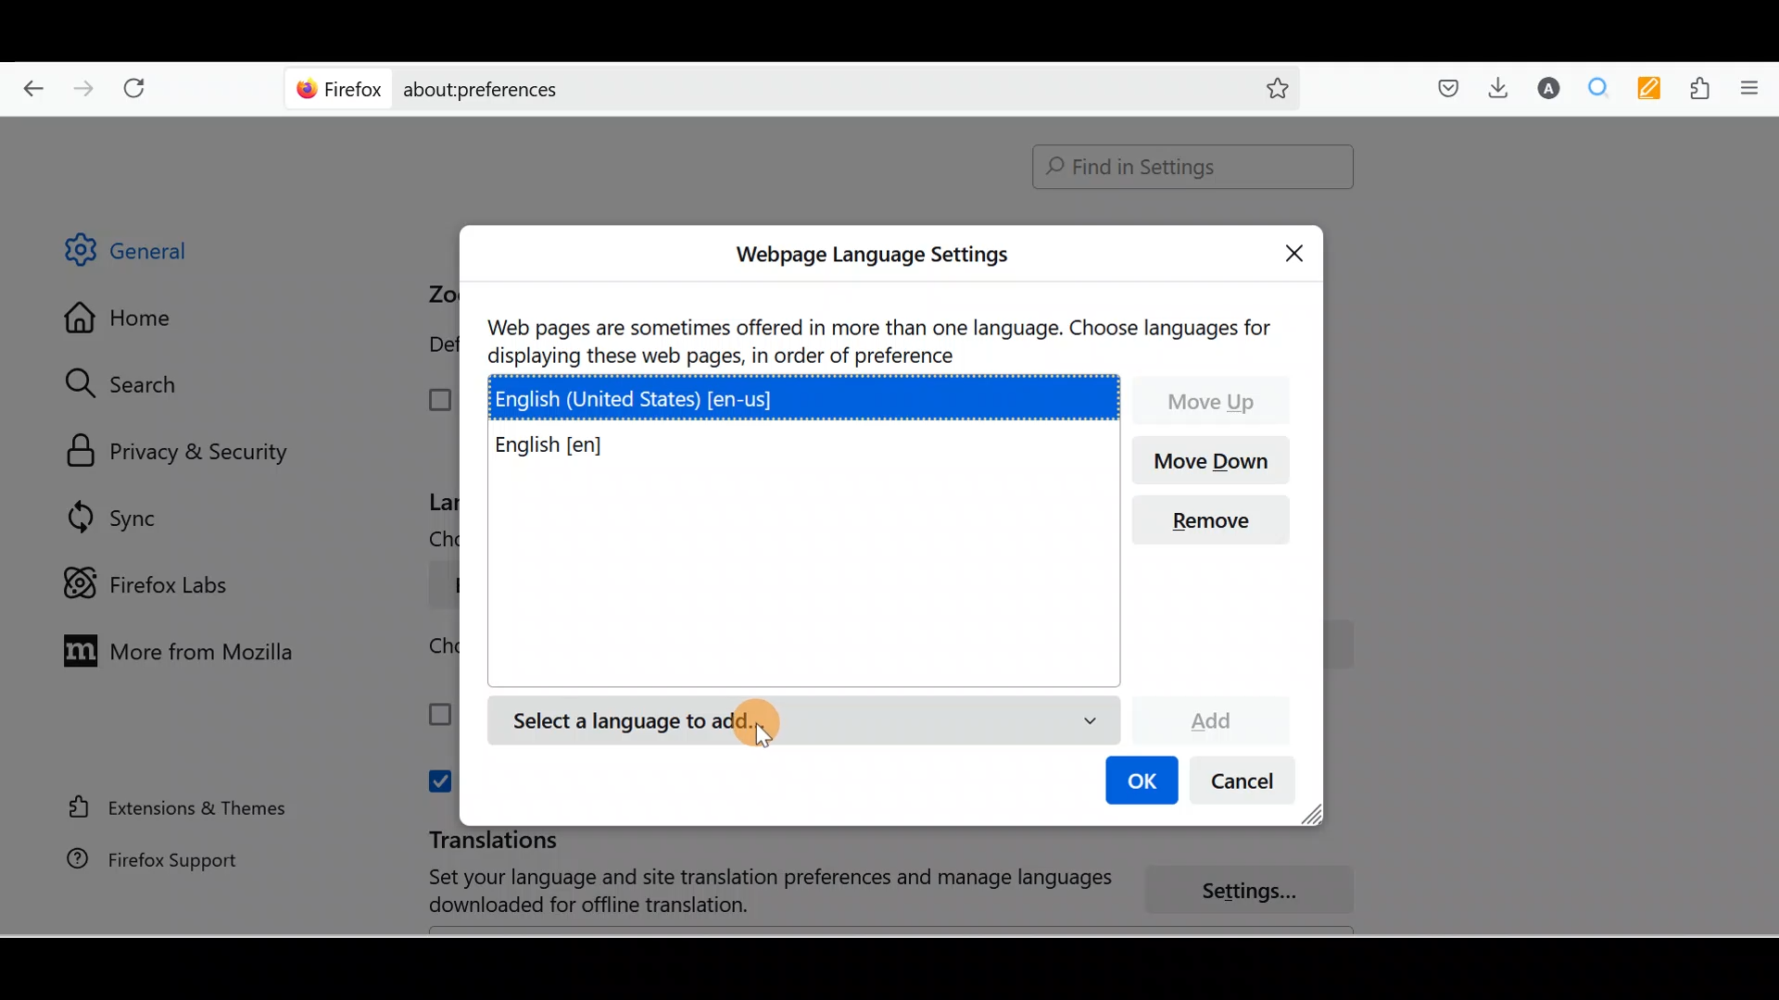 The image size is (1779, 1000). What do you see at coordinates (186, 453) in the screenshot?
I see `Privacy & security` at bounding box center [186, 453].